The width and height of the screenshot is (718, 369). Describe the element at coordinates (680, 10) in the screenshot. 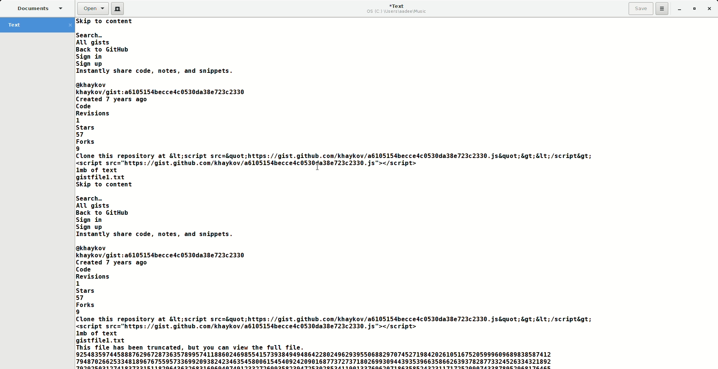

I see `Minimize` at that location.